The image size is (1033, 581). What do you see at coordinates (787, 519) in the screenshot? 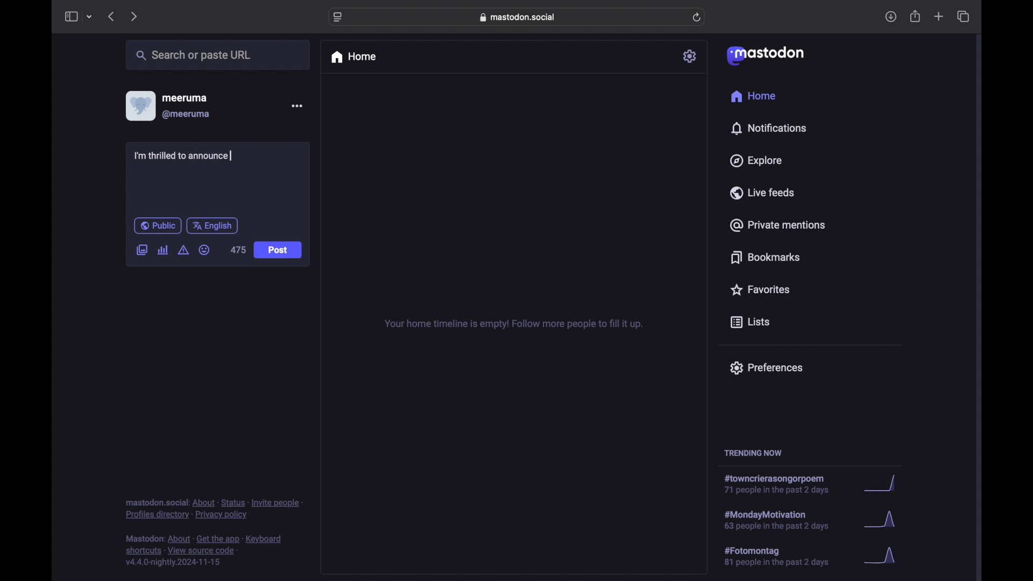
I see `hashtag  trend` at bounding box center [787, 519].